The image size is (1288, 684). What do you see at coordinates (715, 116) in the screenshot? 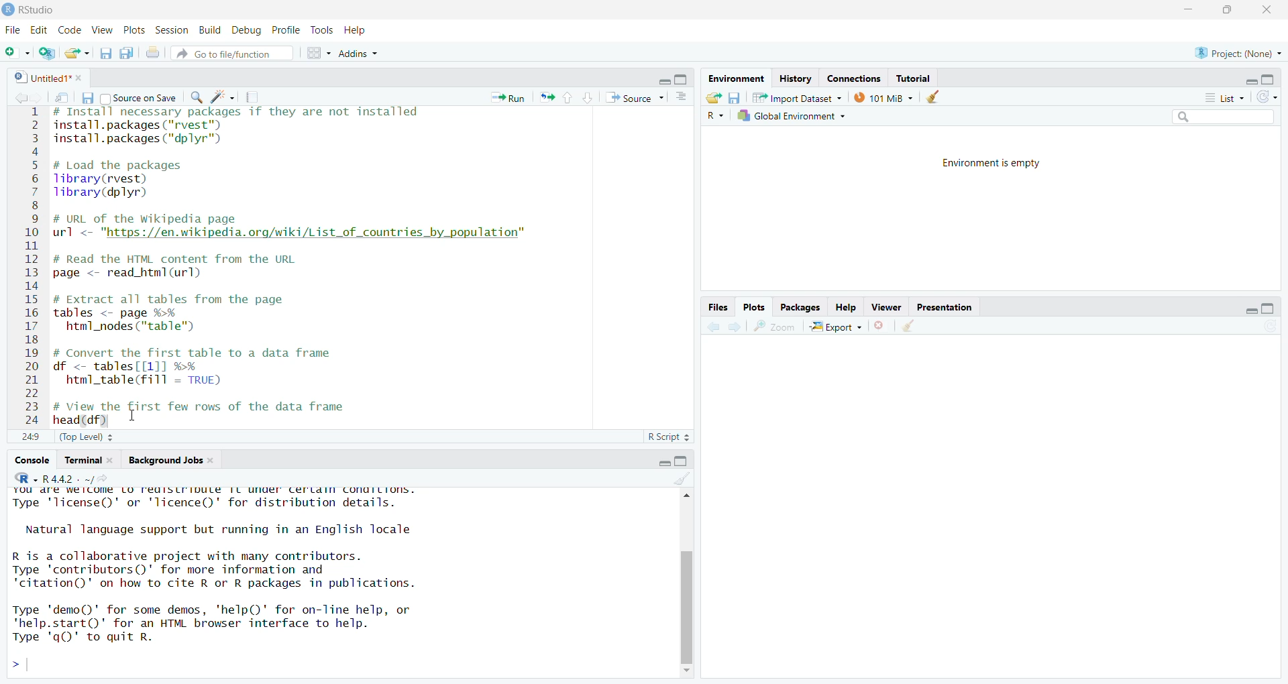
I see `R` at bounding box center [715, 116].